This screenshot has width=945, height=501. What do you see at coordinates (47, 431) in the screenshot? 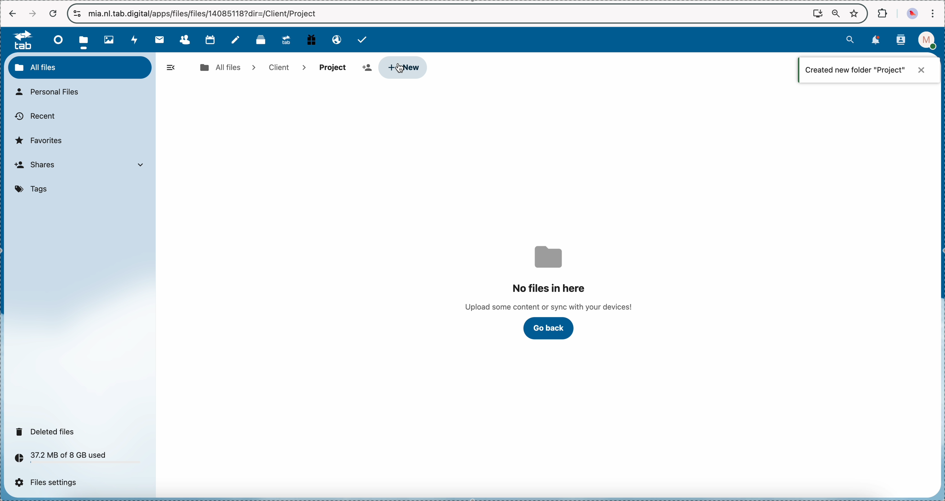
I see `deleted files` at bounding box center [47, 431].